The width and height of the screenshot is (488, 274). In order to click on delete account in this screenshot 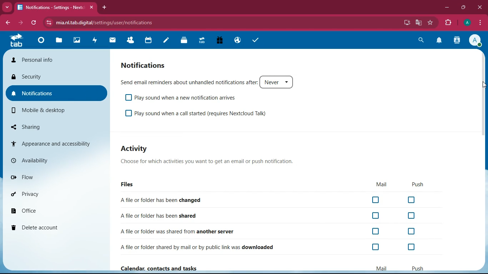, I will do `click(54, 227)`.